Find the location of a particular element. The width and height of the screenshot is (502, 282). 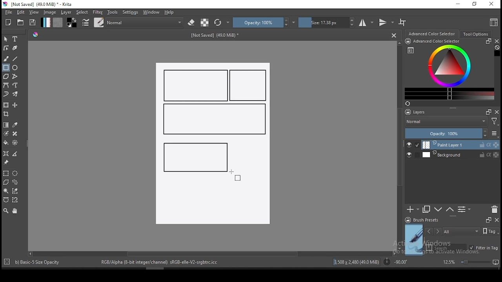

open is located at coordinates (20, 22).